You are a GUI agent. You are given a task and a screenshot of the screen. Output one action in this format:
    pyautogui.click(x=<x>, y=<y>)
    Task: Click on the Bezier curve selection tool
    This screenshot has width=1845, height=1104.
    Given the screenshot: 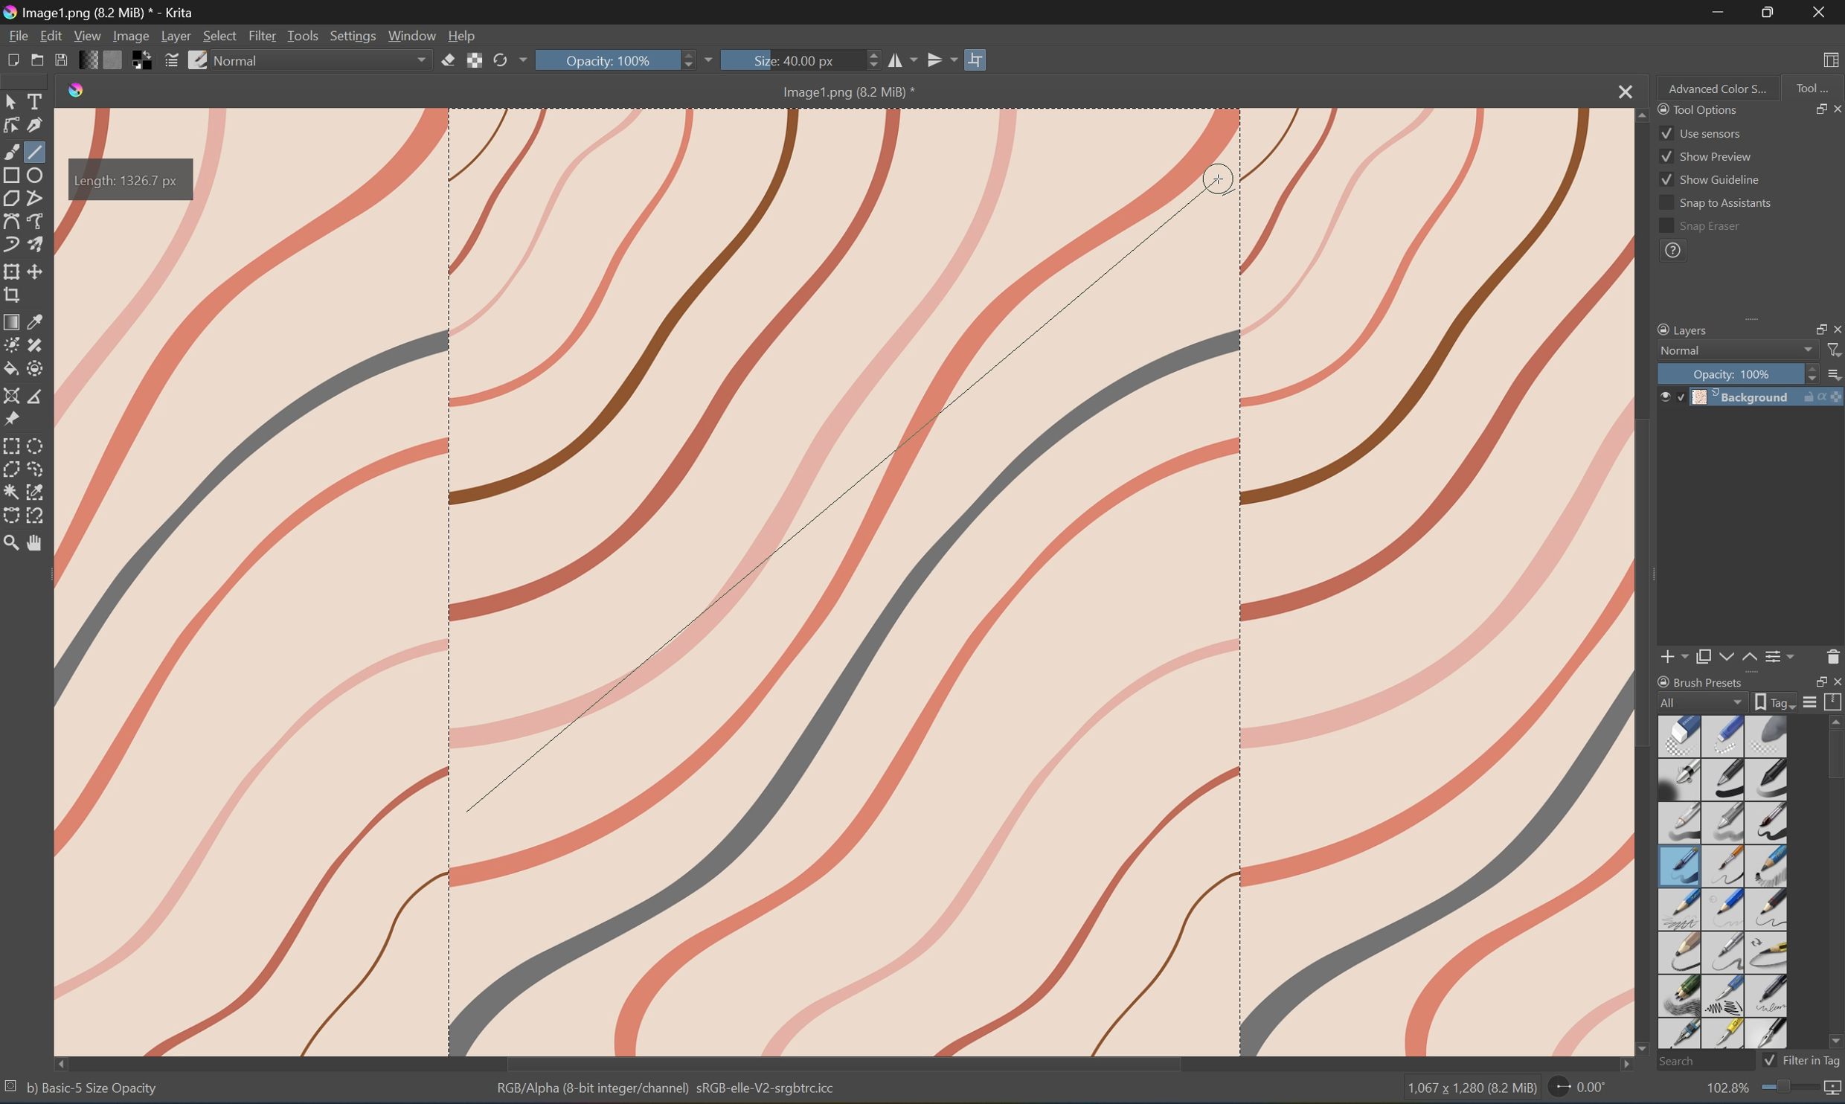 What is the action you would take?
    pyautogui.click(x=14, y=513)
    